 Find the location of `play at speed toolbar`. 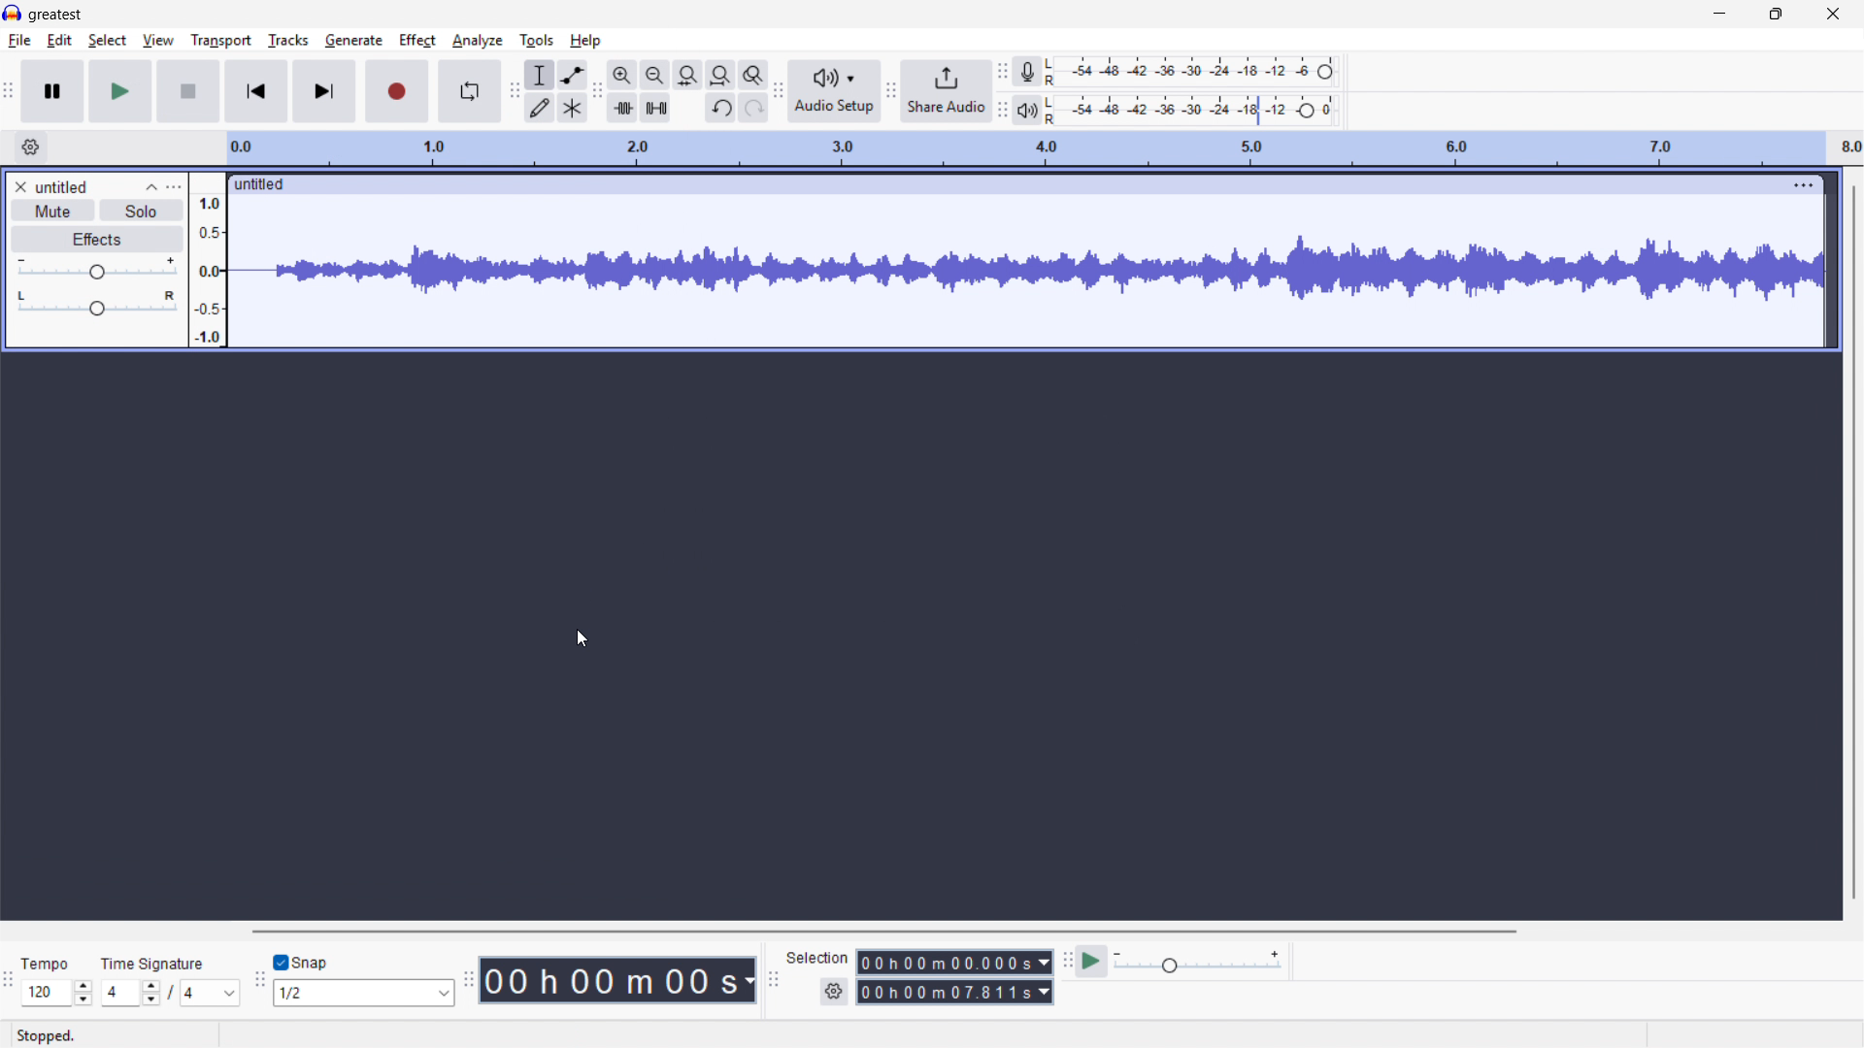

play at speed toolbar is located at coordinates (1065, 962).